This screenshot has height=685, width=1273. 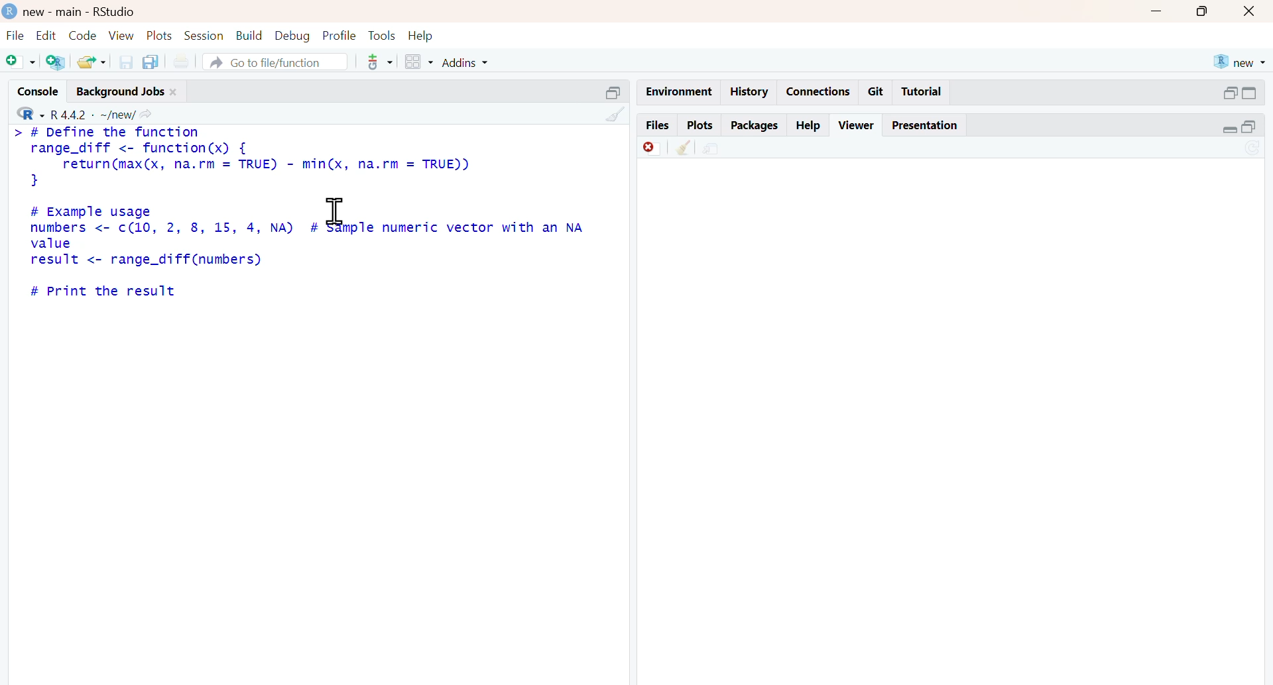 I want to click on new, so click(x=1241, y=62).